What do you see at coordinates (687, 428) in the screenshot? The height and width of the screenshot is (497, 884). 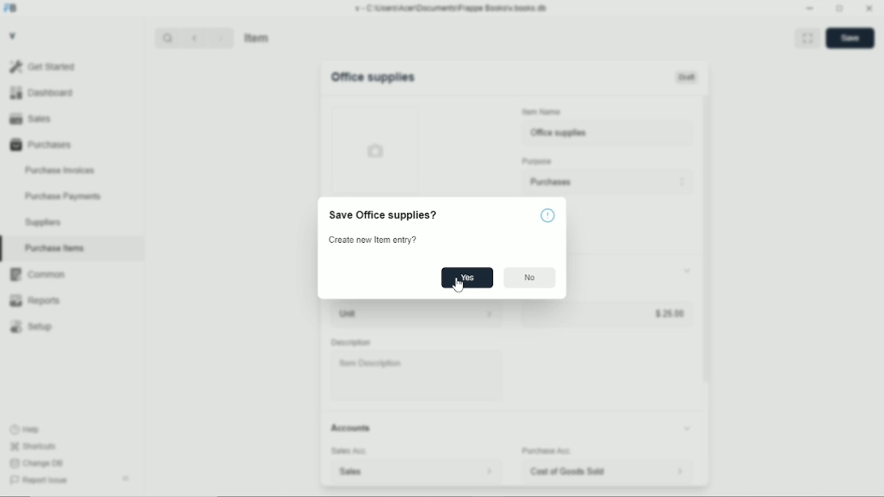 I see `toggle expand/collapse` at bounding box center [687, 428].